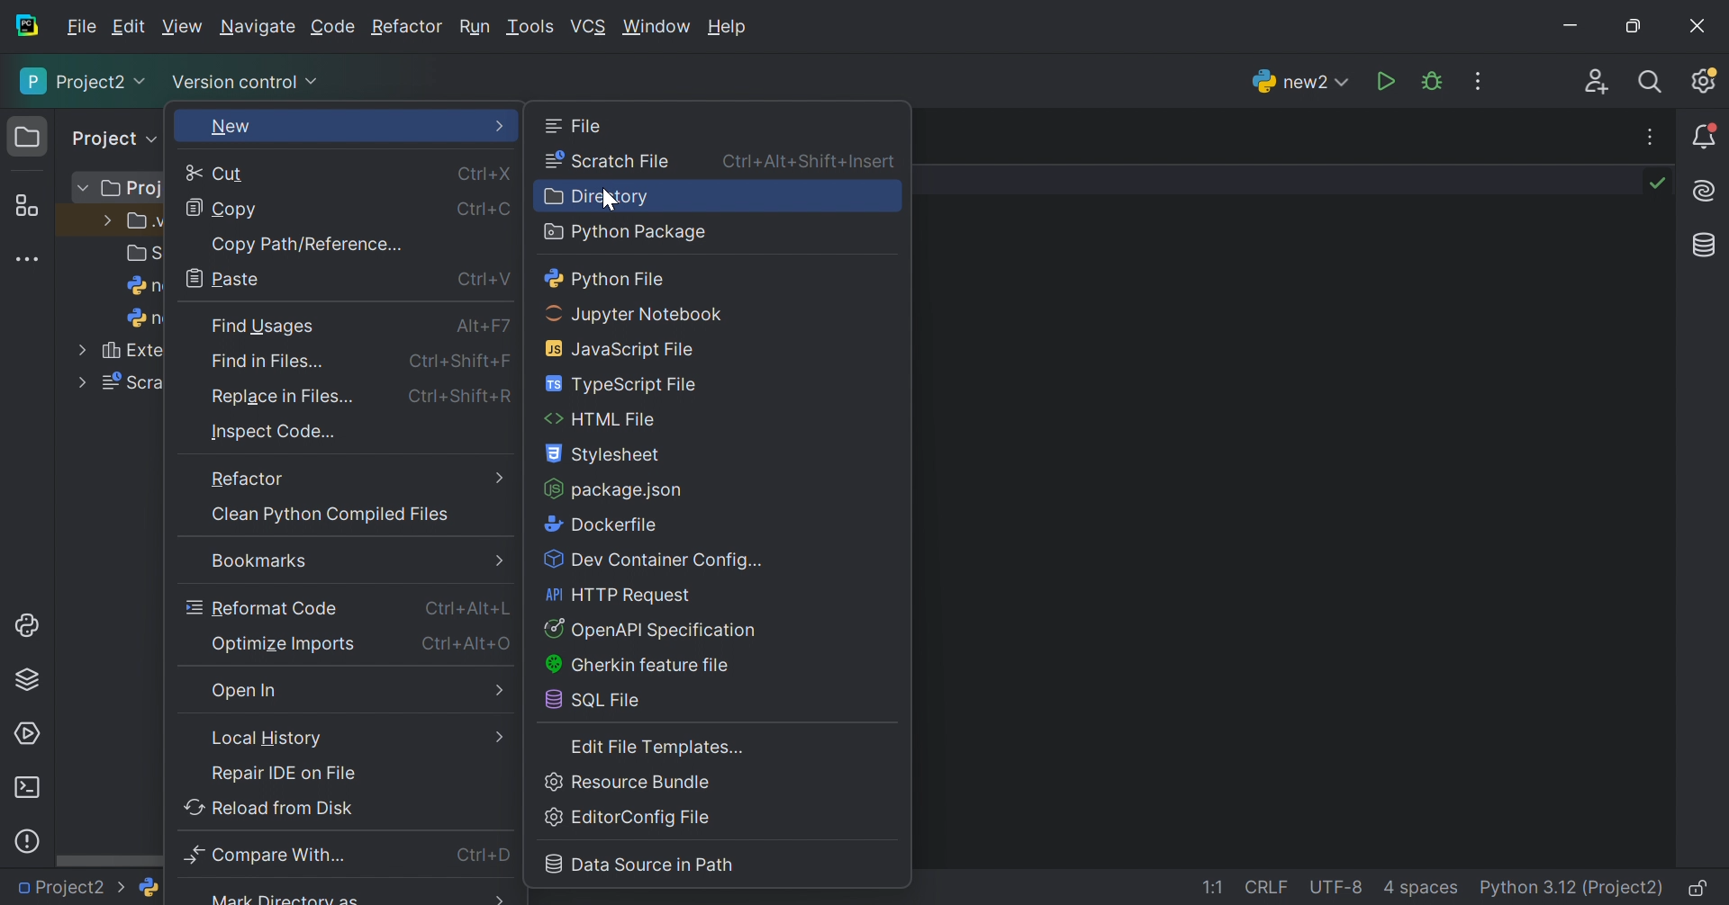 Image resolution: width=1729 pixels, height=905 pixels. Describe the element at coordinates (258, 26) in the screenshot. I see `Navigate` at that location.